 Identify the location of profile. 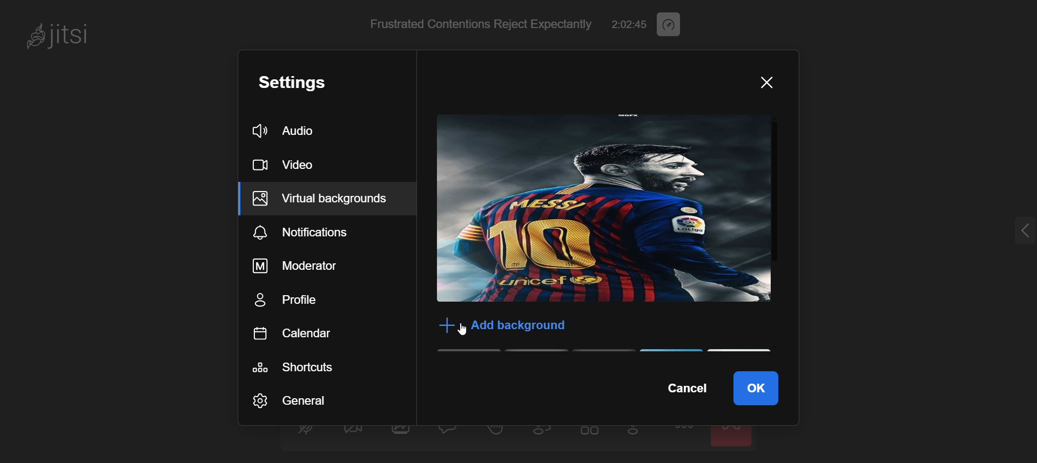
(312, 299).